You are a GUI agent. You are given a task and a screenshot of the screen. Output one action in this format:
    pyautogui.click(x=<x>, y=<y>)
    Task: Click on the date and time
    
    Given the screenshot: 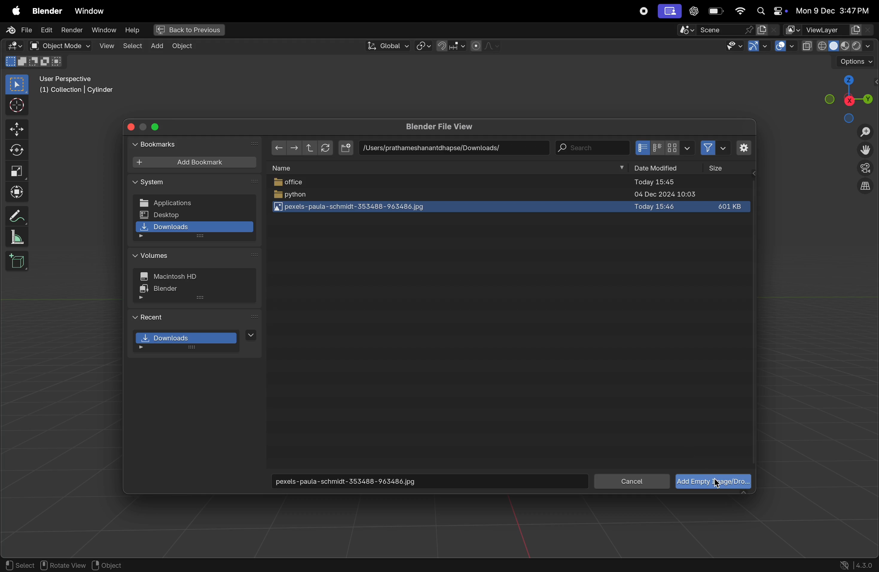 What is the action you would take?
    pyautogui.click(x=832, y=11)
    